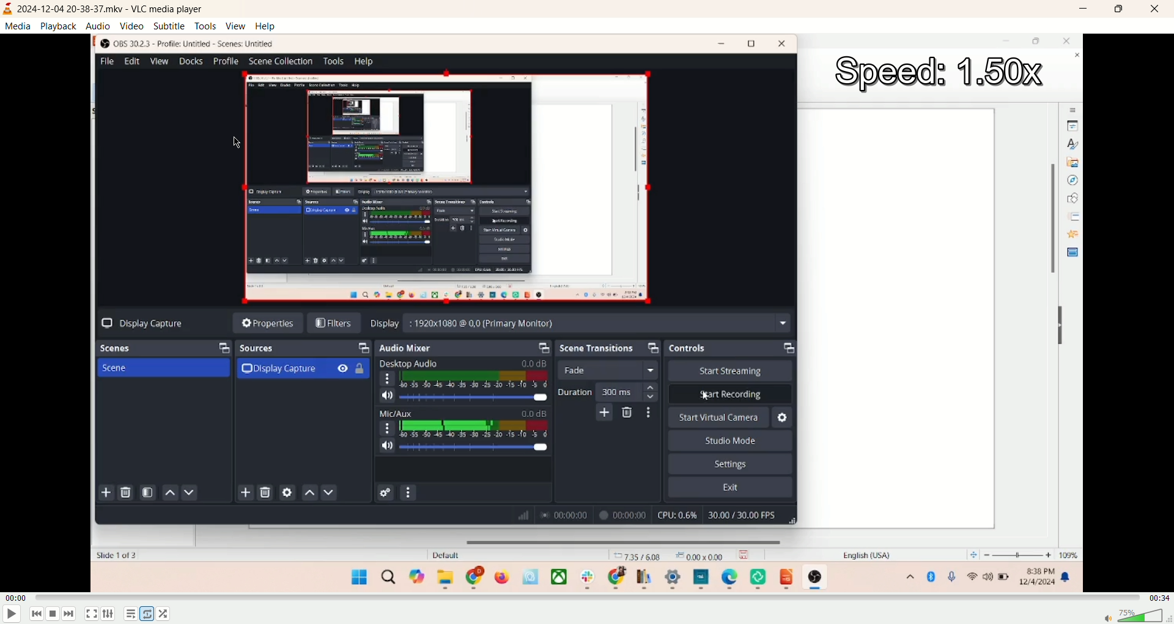 This screenshot has height=624, width=1174. Describe the element at coordinates (117, 9) in the screenshot. I see `2024-12-04 20-38-37.mkv - VLC media player` at that location.